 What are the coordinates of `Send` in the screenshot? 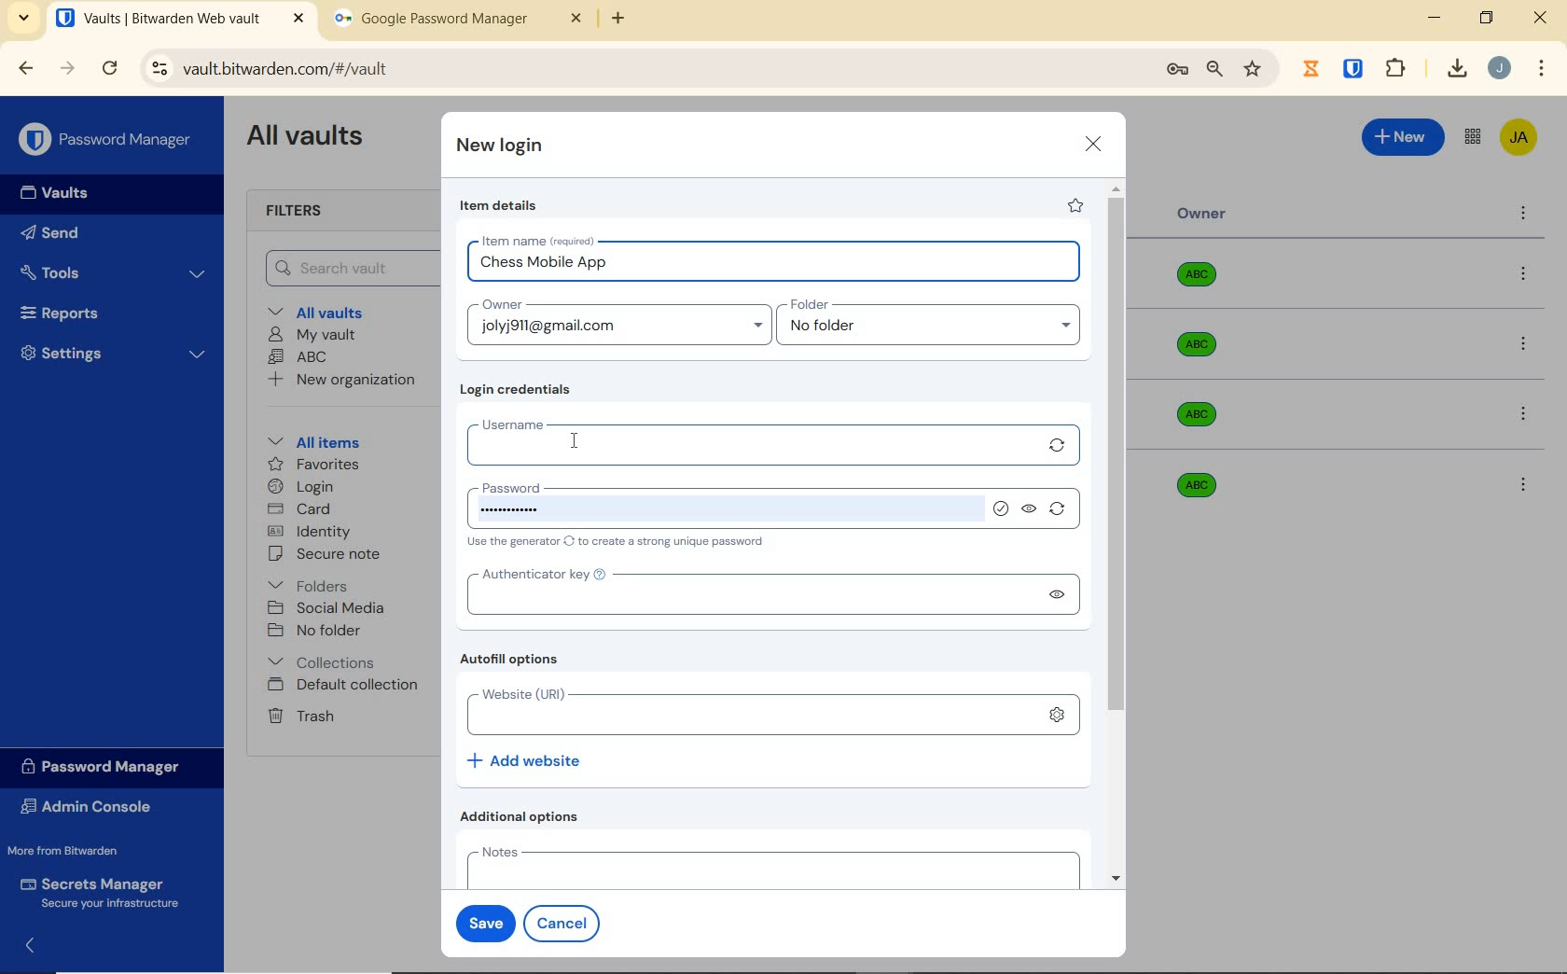 It's located at (50, 236).